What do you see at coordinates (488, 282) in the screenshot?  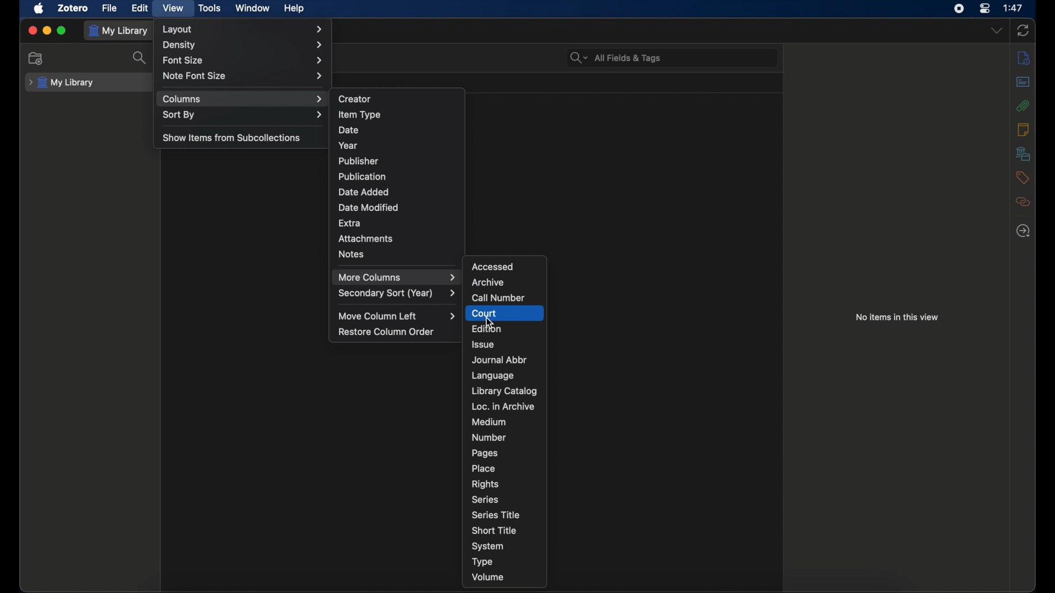 I see `archive` at bounding box center [488, 282].